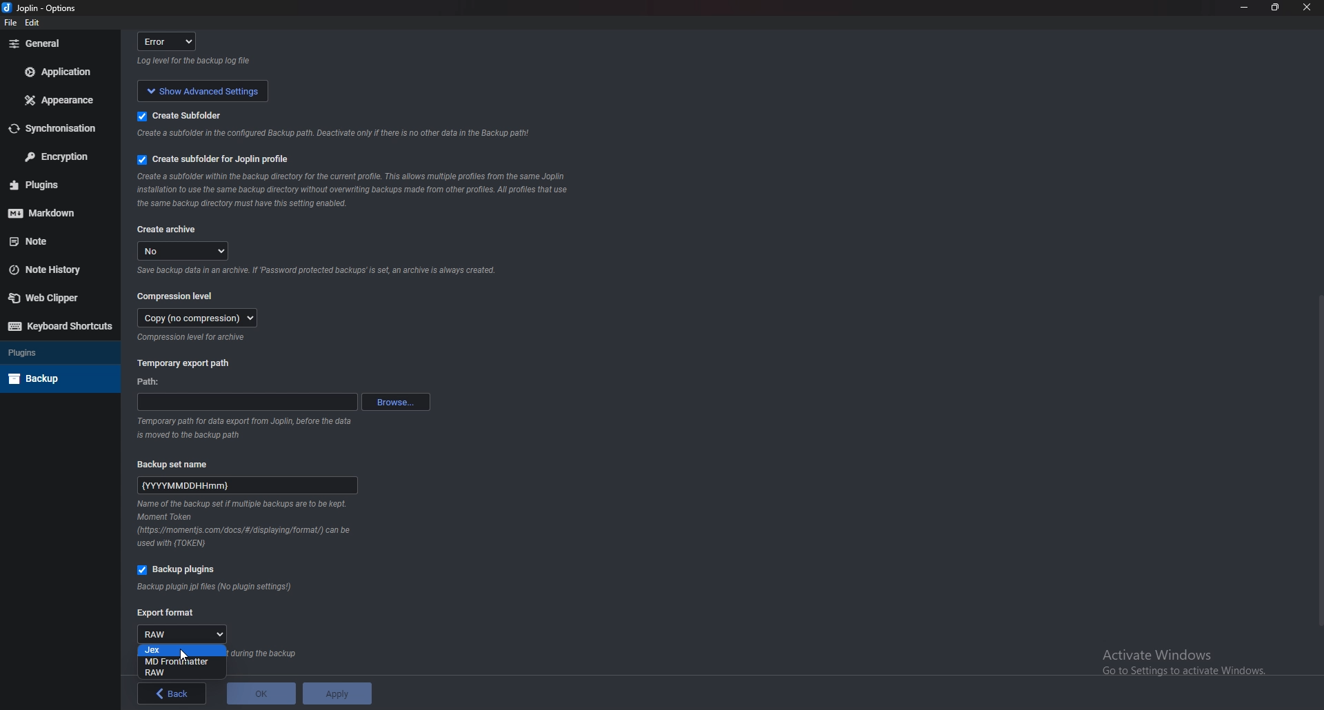 The image size is (1324, 710). I want to click on Keyboard shortcuts, so click(60, 326).